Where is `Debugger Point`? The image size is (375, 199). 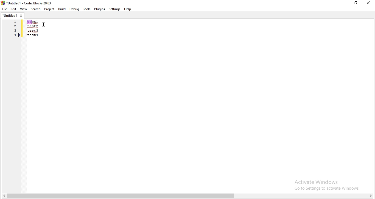 Debugger Point is located at coordinates (20, 36).